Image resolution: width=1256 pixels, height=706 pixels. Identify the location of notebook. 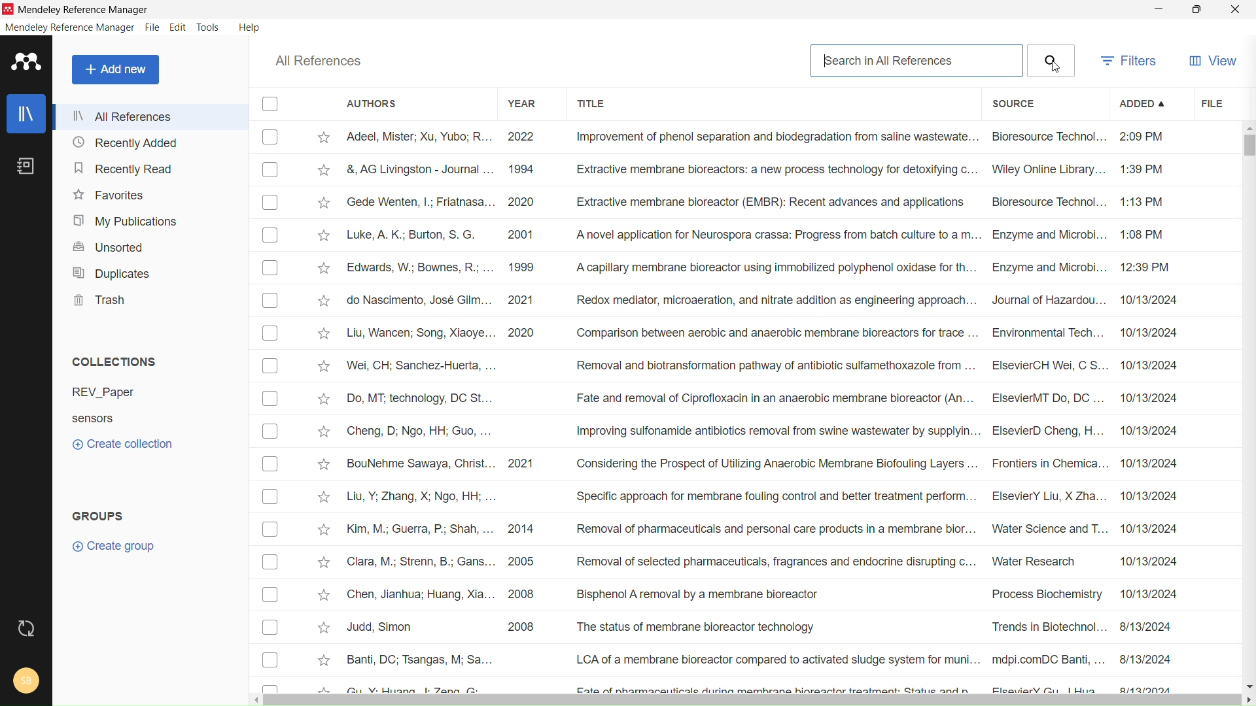
(26, 167).